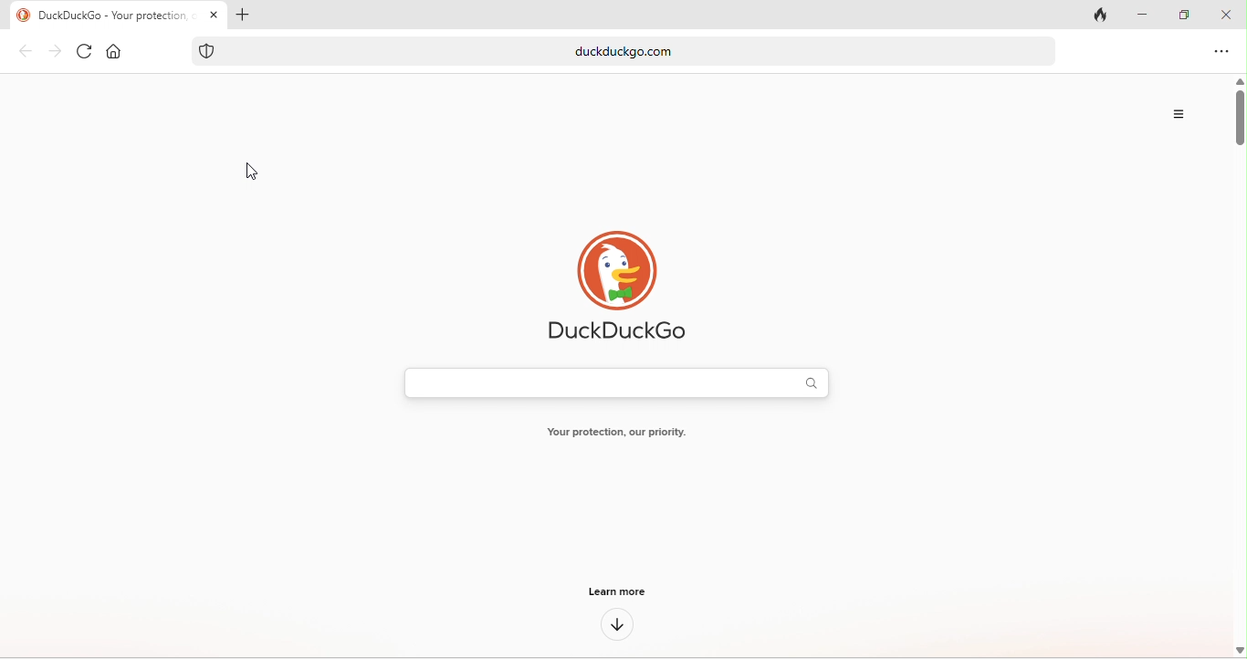 This screenshot has width=1247, height=659. What do you see at coordinates (246, 15) in the screenshot?
I see `add` at bounding box center [246, 15].